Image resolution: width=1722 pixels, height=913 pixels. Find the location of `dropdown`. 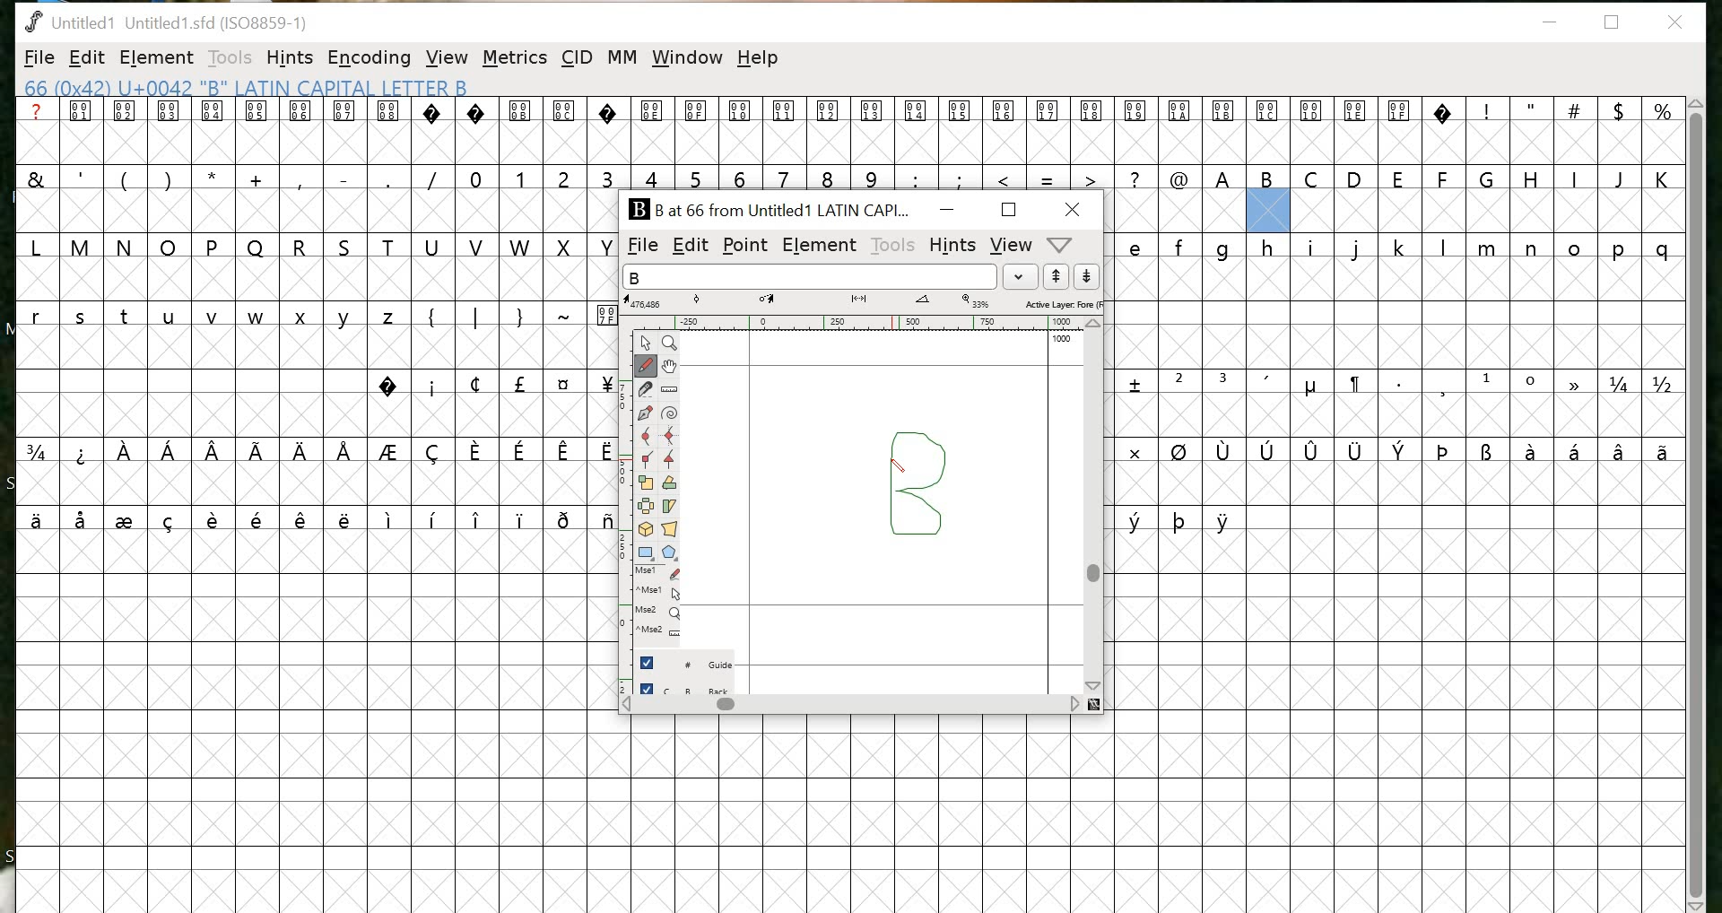

dropdown is located at coordinates (1021, 277).